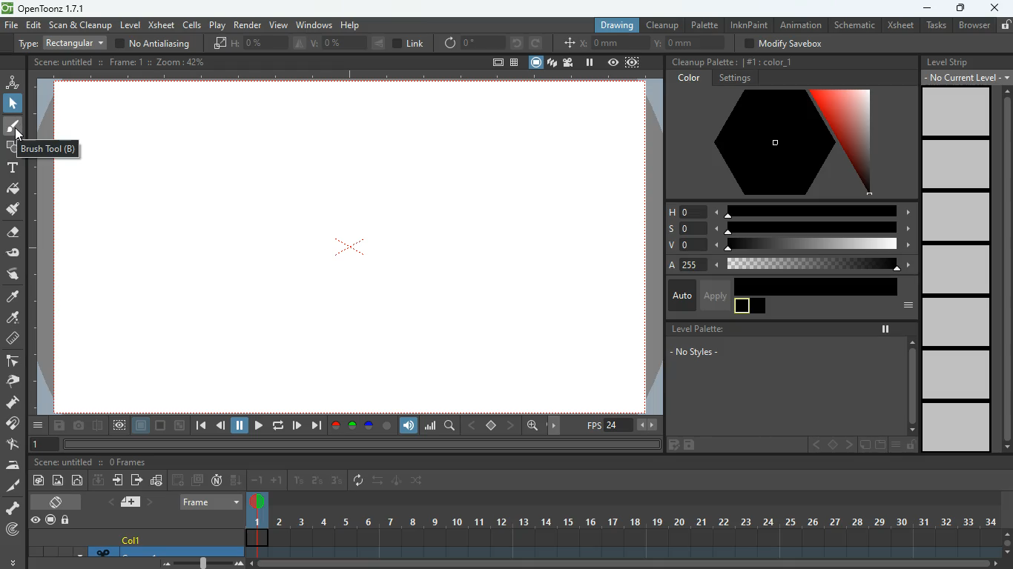 This screenshot has height=569, width=1013. What do you see at coordinates (133, 551) in the screenshot?
I see `Column` at bounding box center [133, 551].